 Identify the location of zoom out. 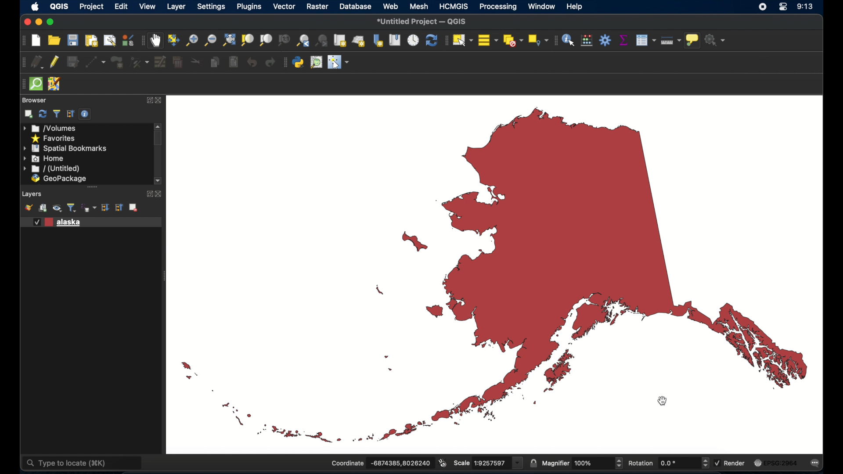
(210, 42).